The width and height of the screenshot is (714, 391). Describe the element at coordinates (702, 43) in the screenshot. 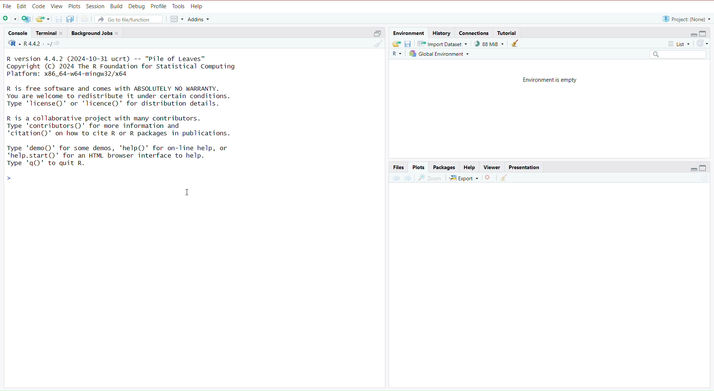

I see `refresh list` at that location.